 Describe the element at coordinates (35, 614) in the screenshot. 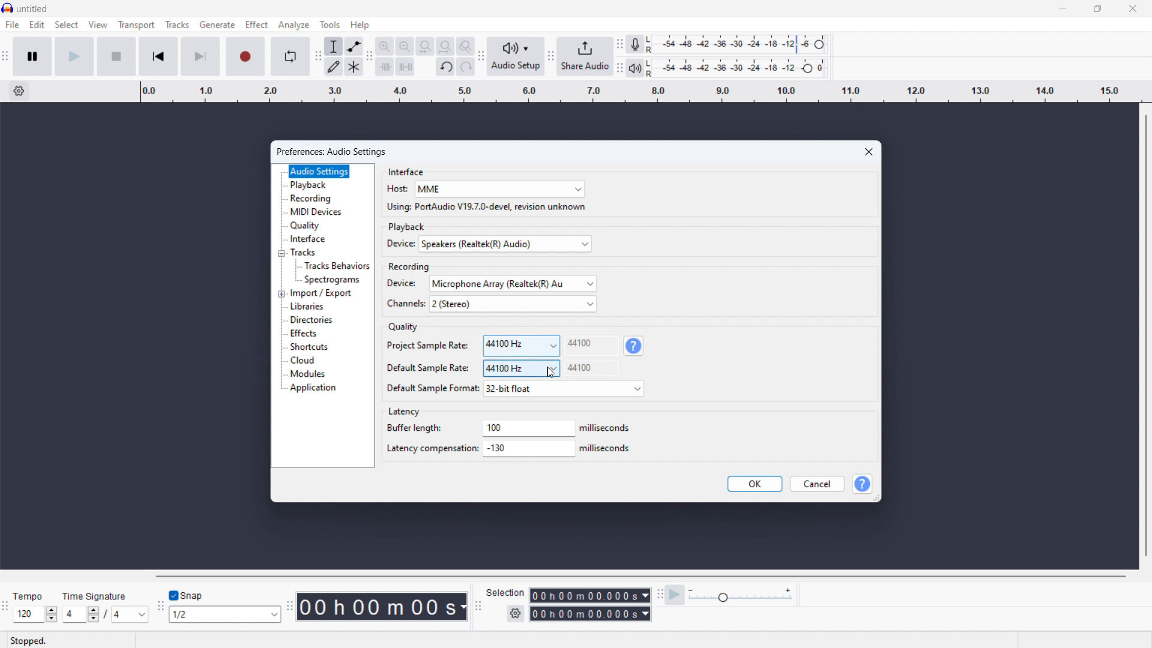

I see `set tempo` at that location.